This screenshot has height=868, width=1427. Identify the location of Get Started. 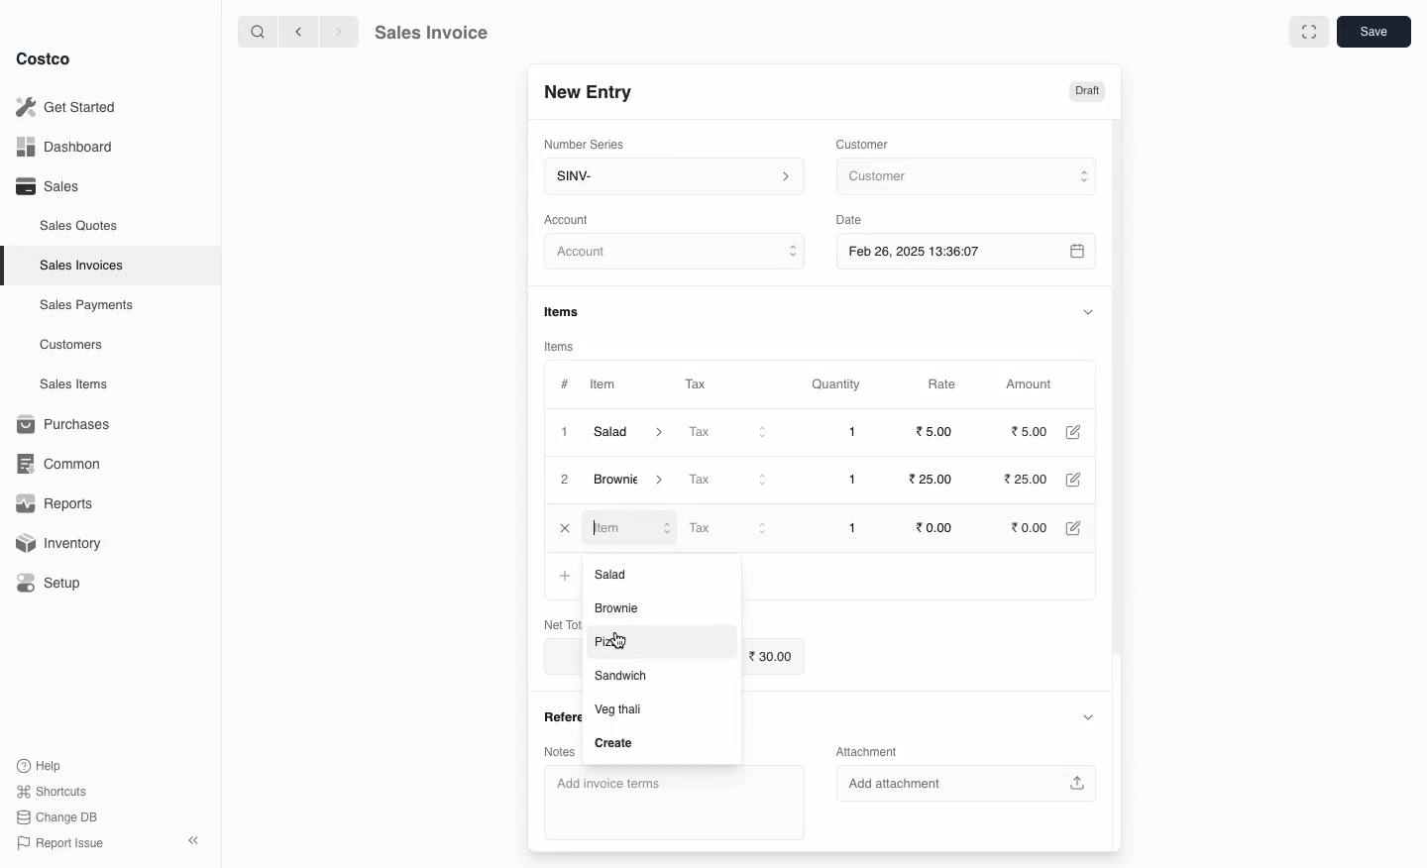
(65, 106).